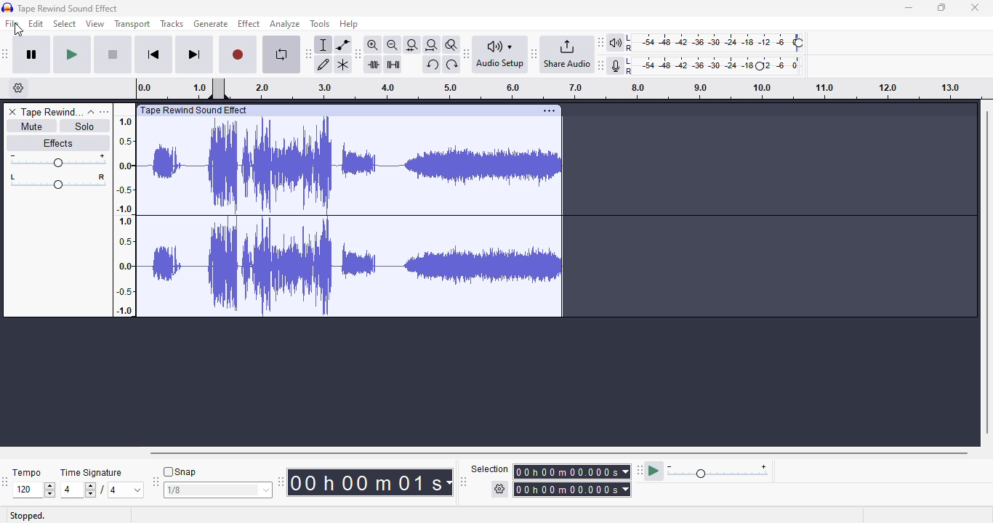 The image size is (993, 523). Describe the element at coordinates (8, 7) in the screenshot. I see `logo` at that location.